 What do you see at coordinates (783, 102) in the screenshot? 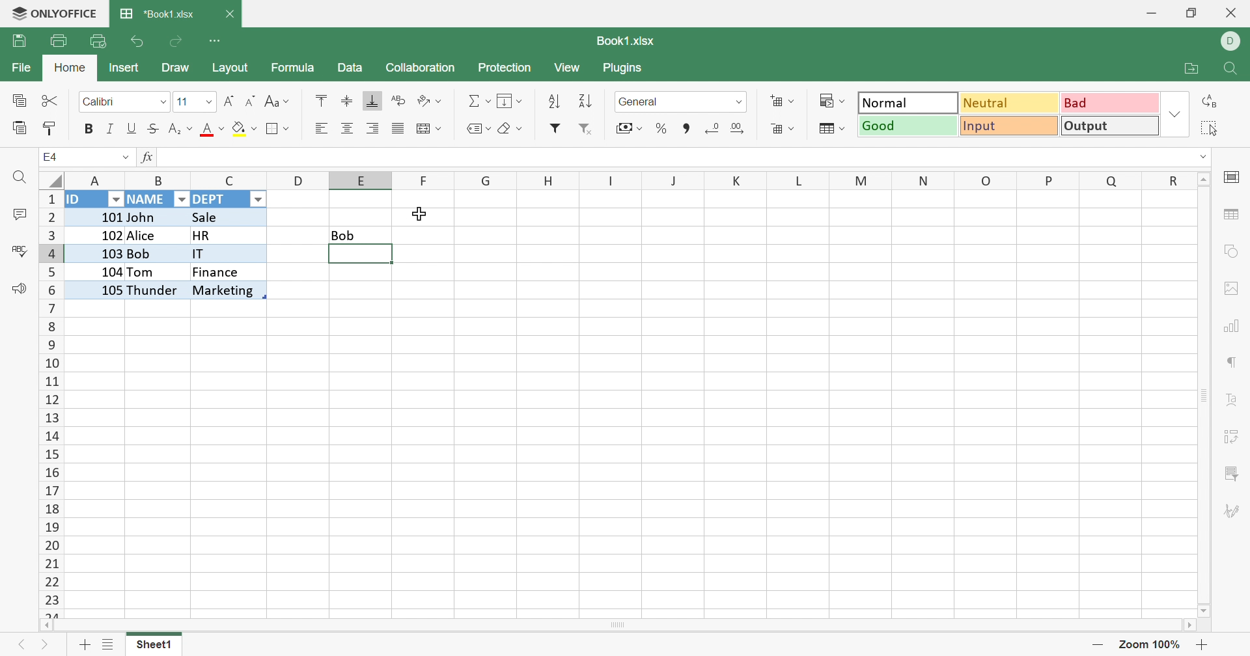
I see `Insert ` at bounding box center [783, 102].